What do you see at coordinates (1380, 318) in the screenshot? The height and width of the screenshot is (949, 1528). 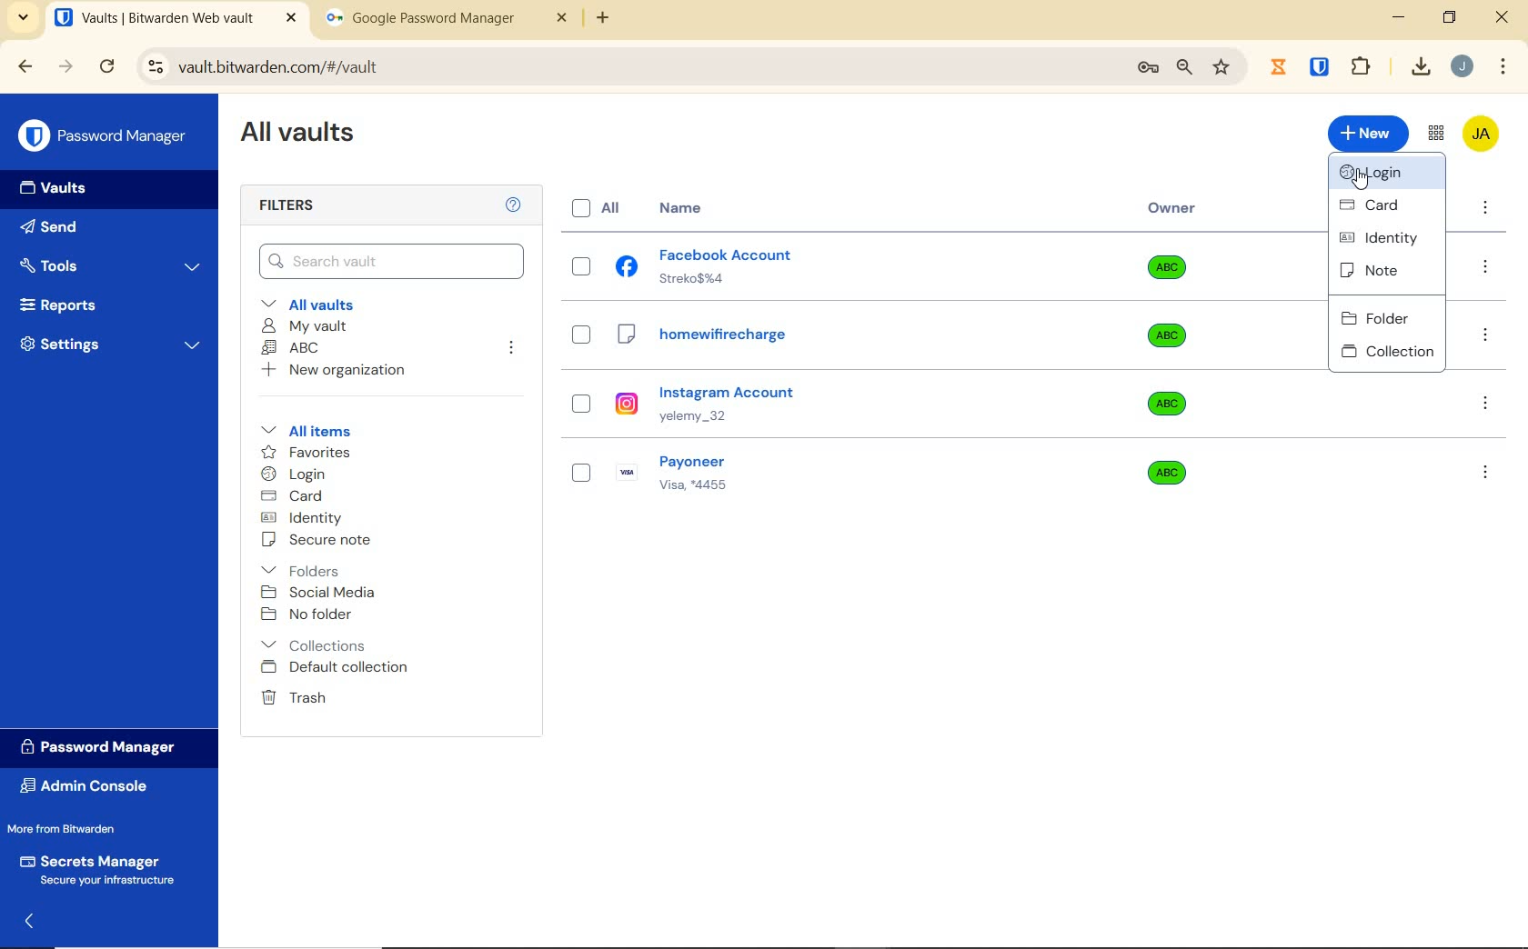 I see `folder` at bounding box center [1380, 318].